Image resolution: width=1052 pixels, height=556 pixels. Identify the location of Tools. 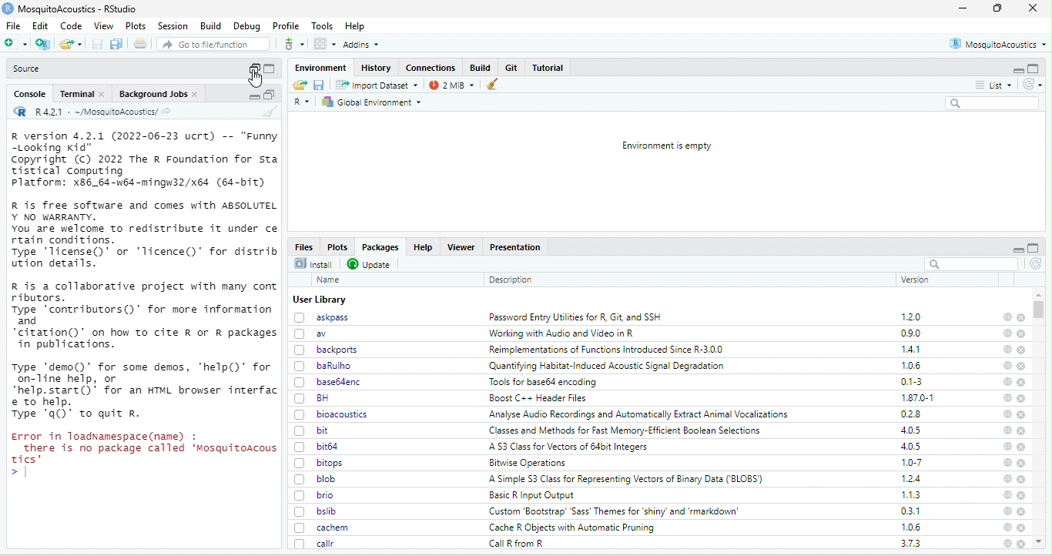
(323, 26).